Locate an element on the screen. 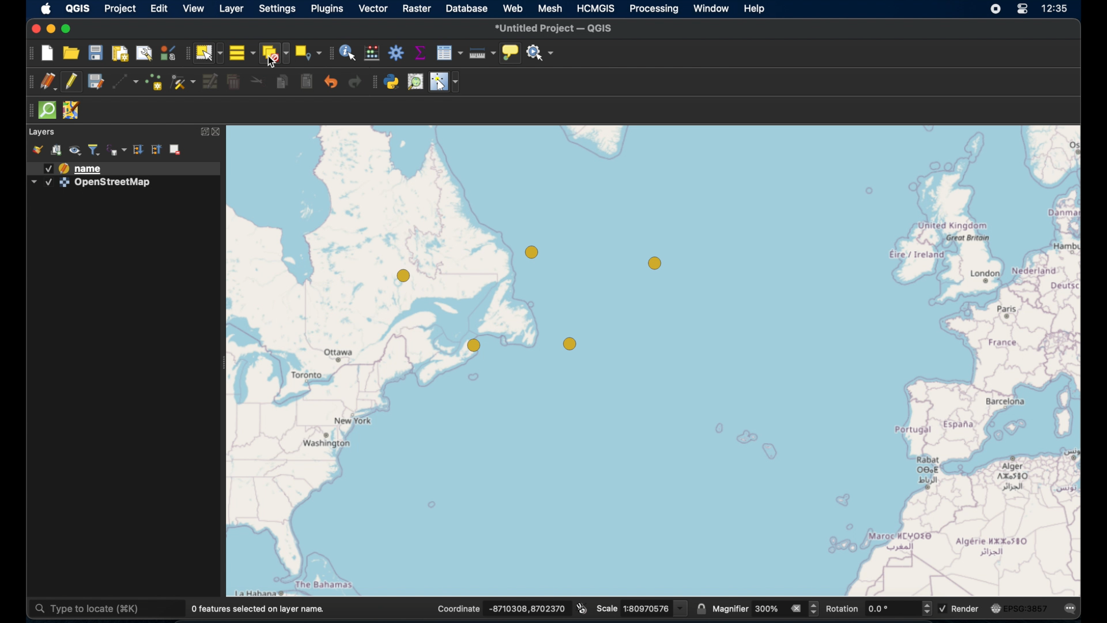 This screenshot has width=1107, height=623. create new is located at coordinates (48, 53).